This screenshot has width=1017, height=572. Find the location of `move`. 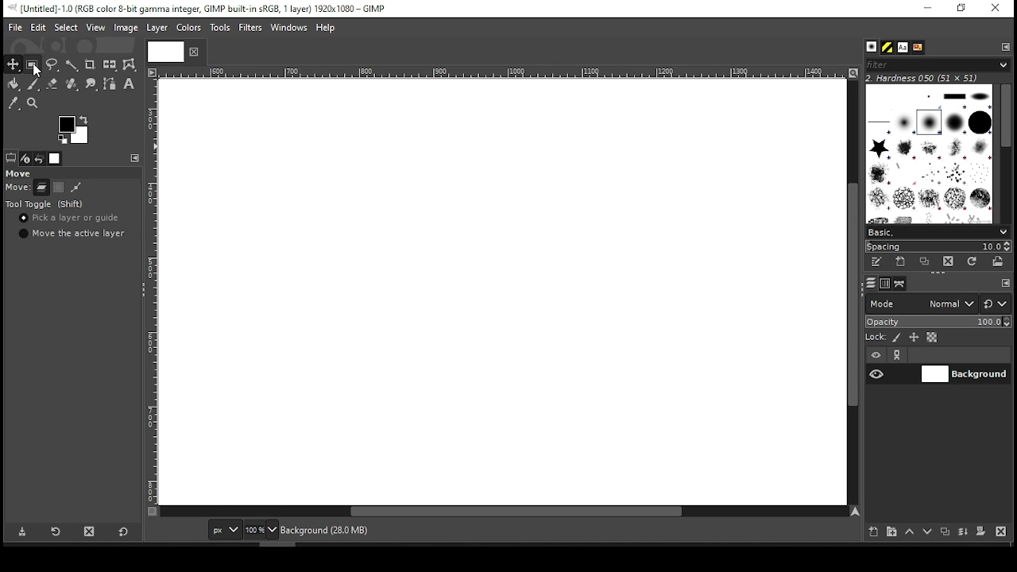

move is located at coordinates (19, 173).